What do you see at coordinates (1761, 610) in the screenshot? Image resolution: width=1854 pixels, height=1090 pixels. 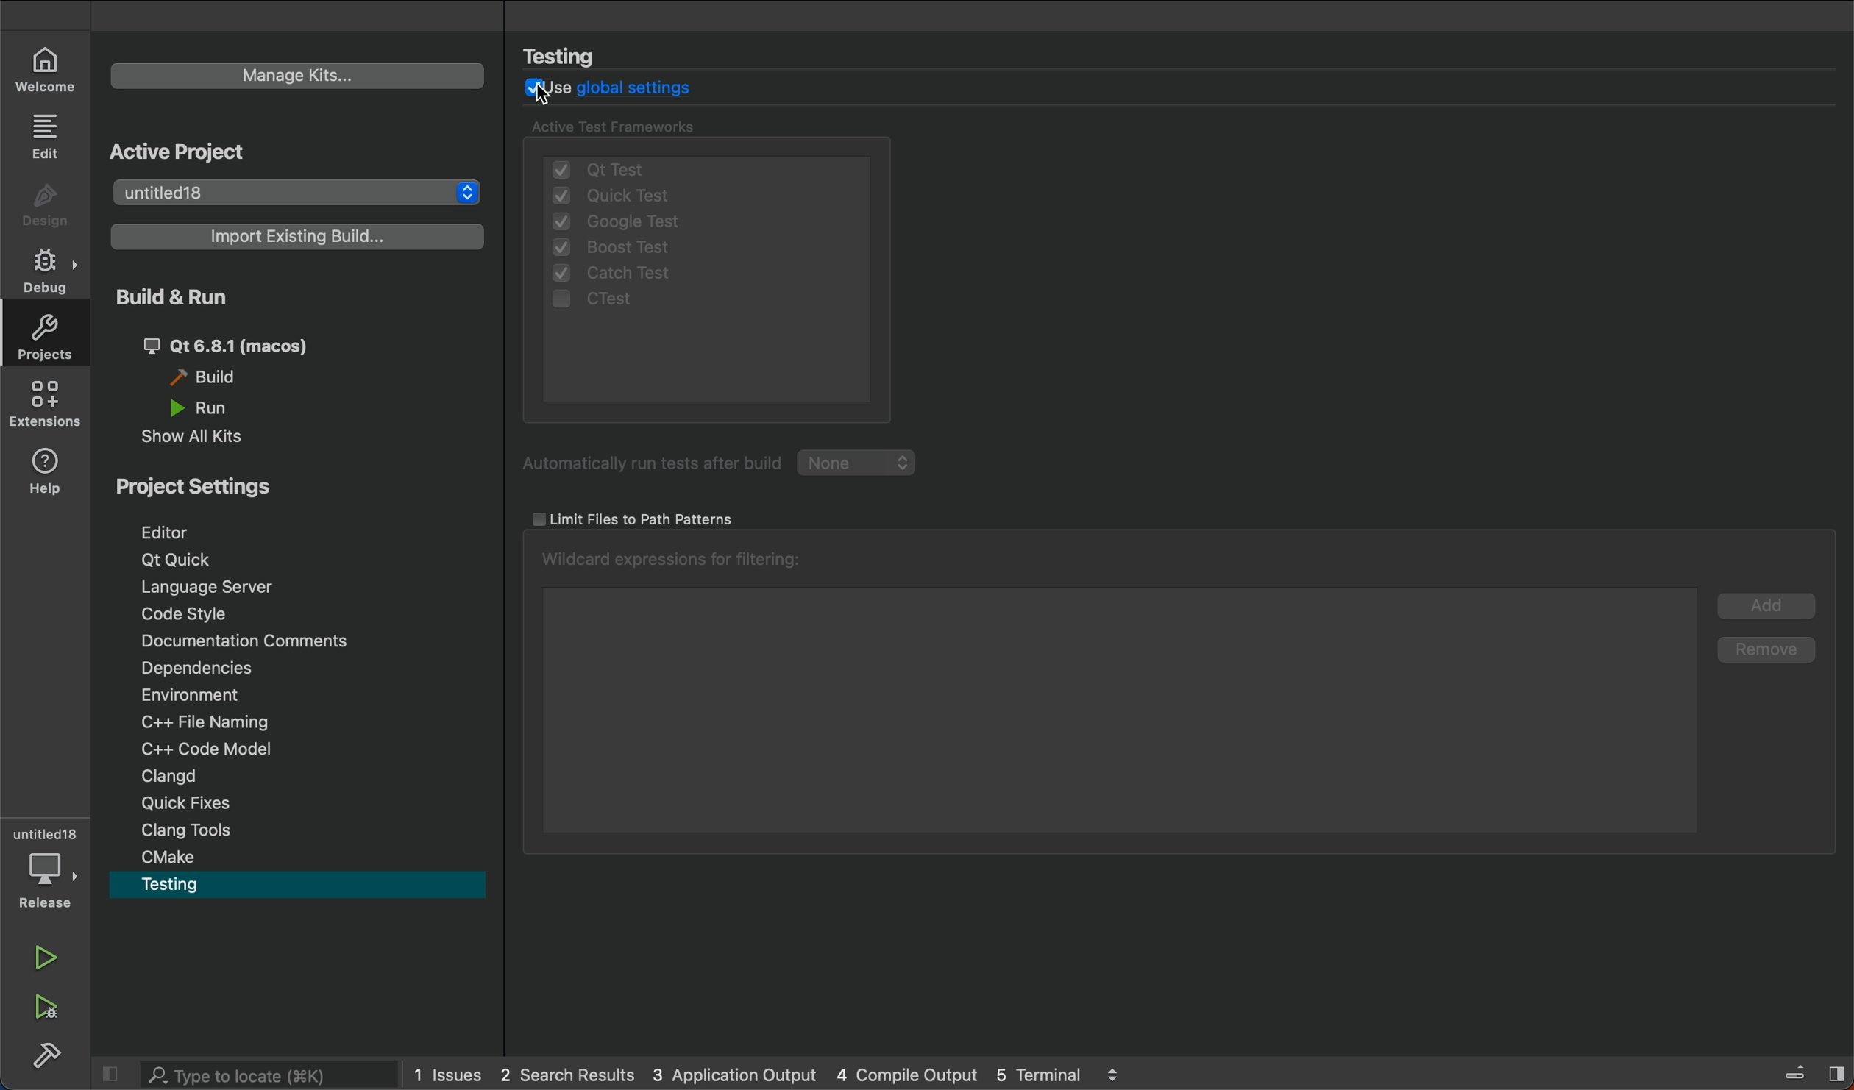 I see `add` at bounding box center [1761, 610].